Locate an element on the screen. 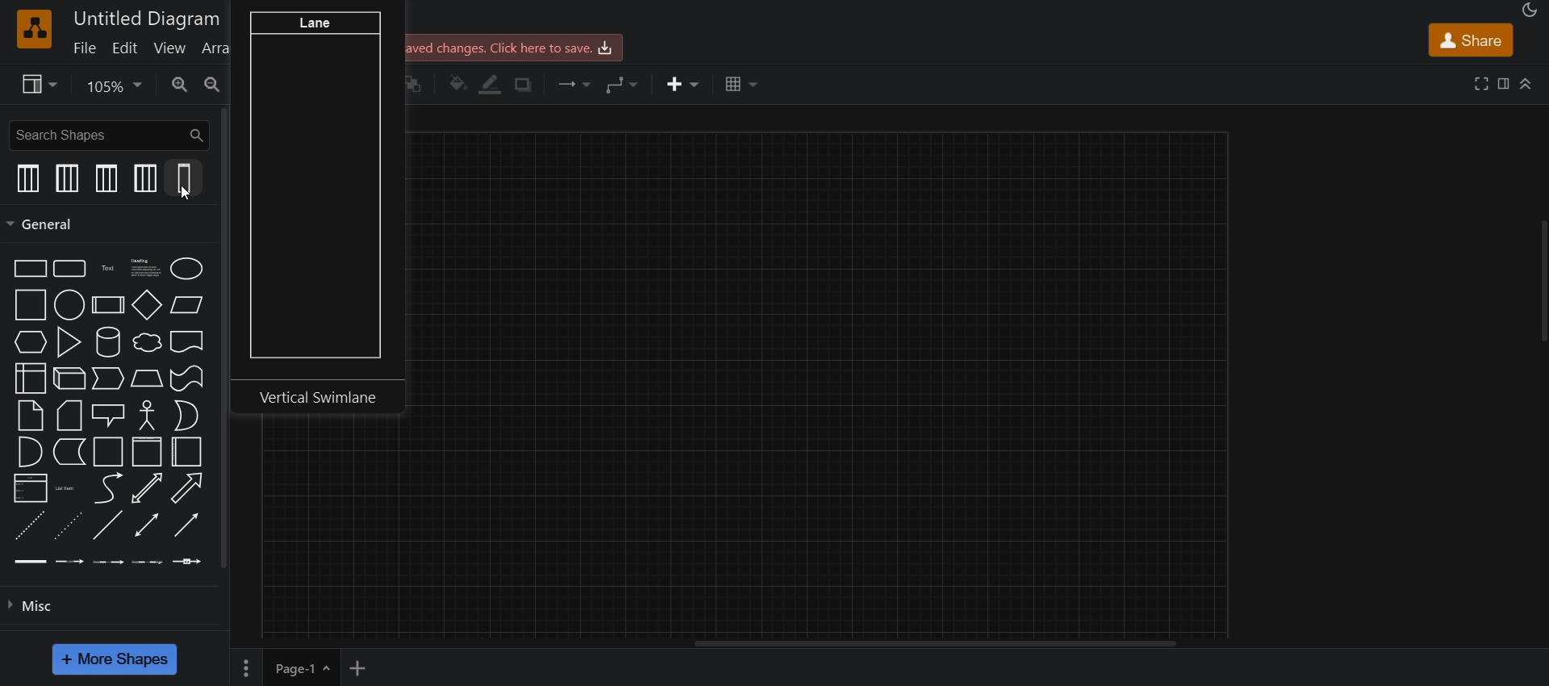  link is located at coordinates (31, 562).